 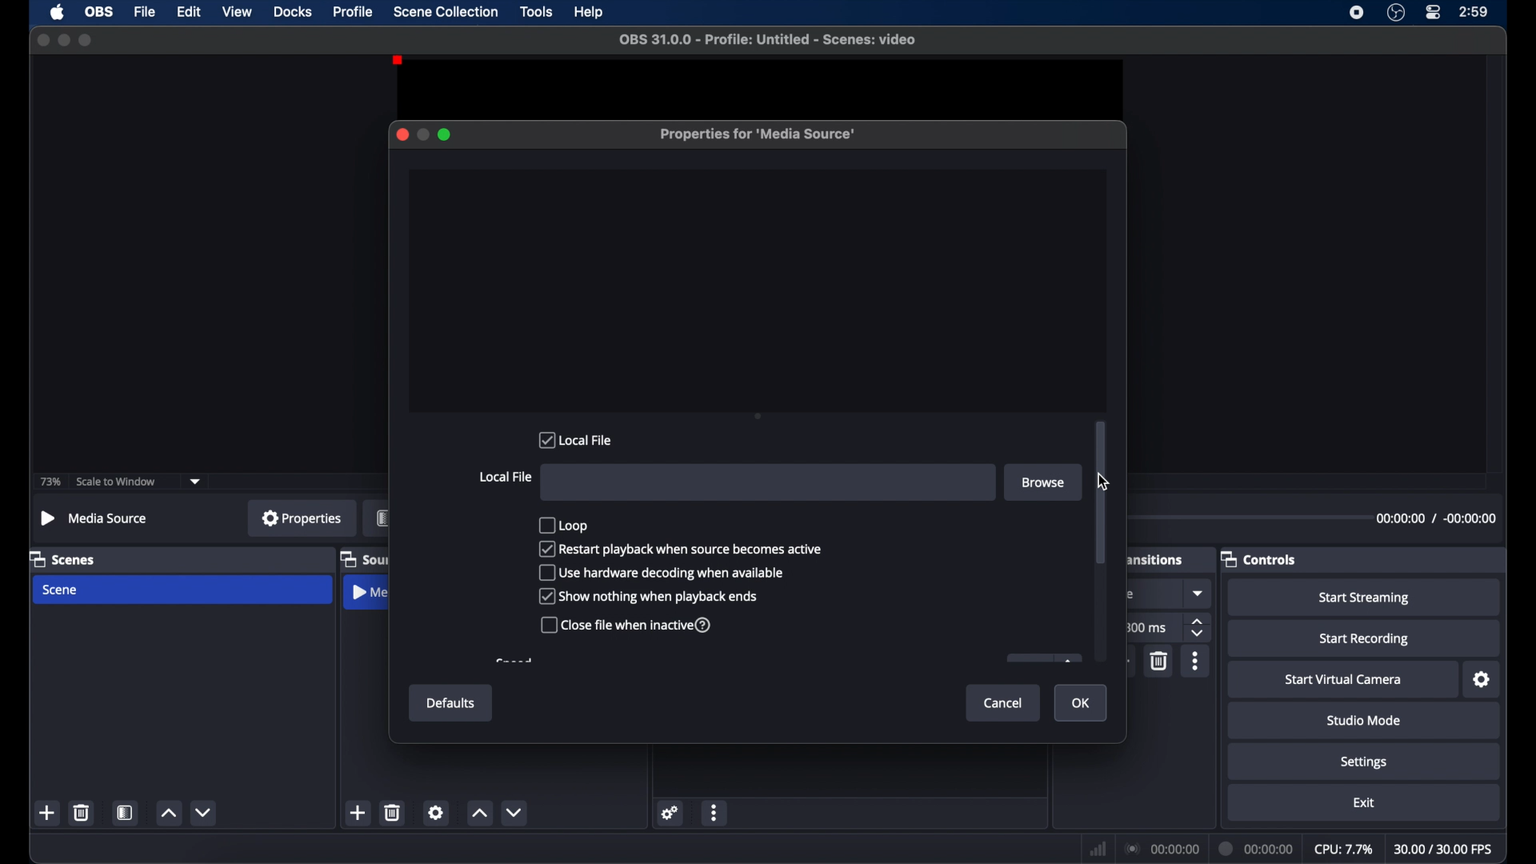 I want to click on duration, so click(x=1256, y=849).